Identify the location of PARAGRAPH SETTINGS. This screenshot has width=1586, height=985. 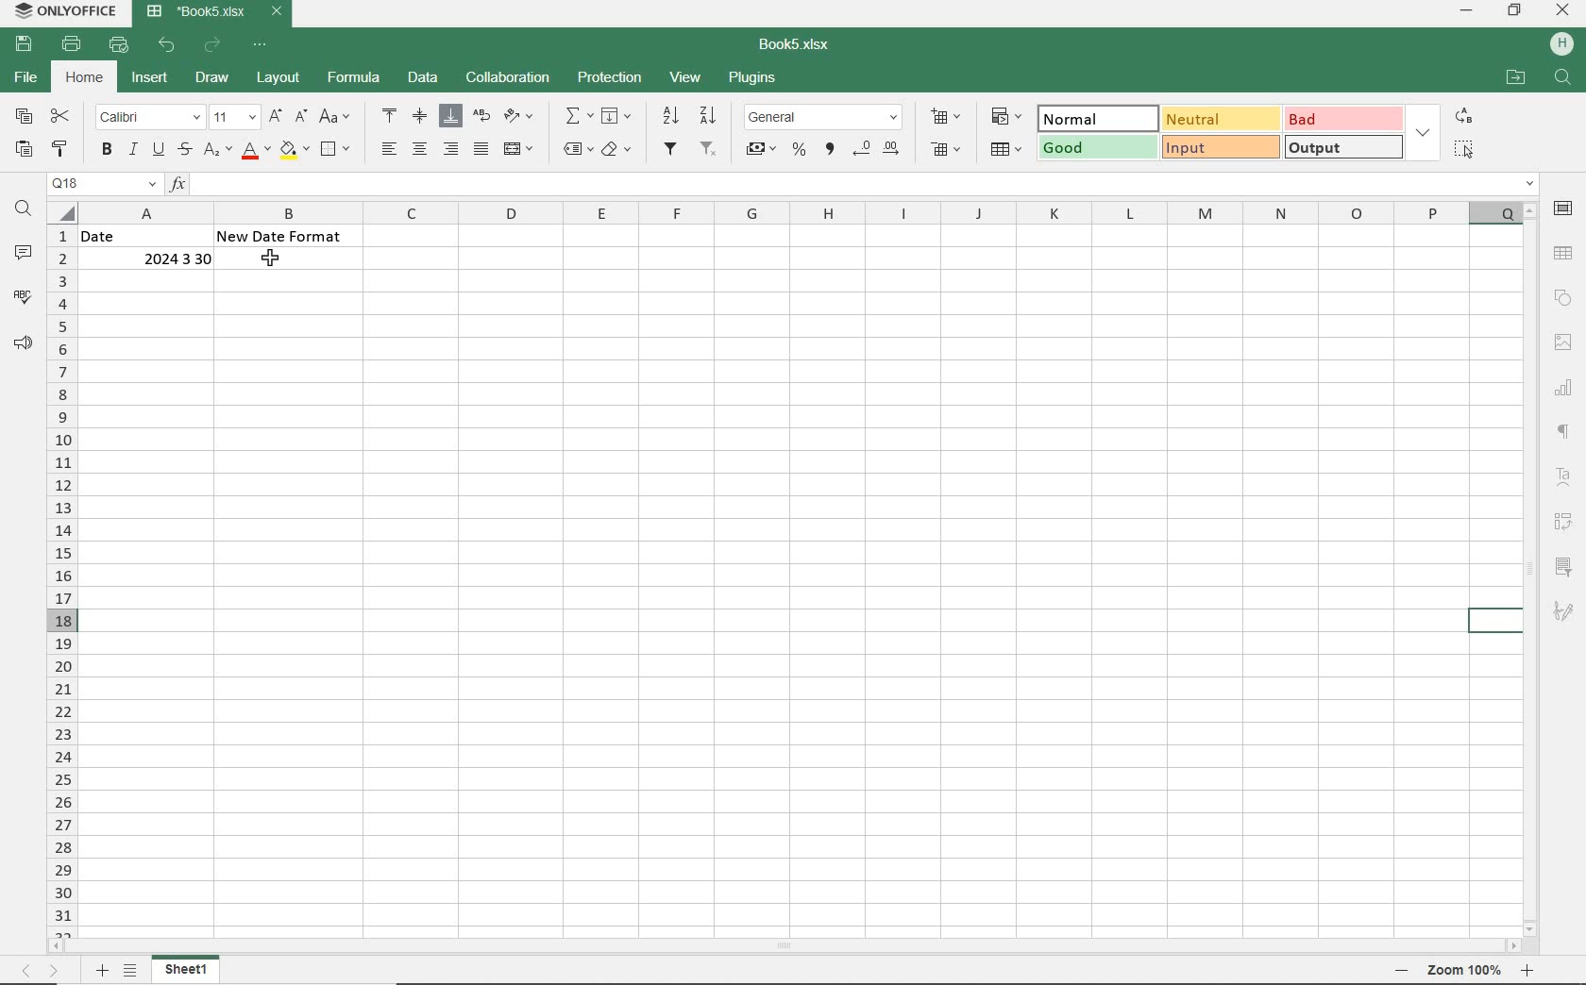
(1566, 433).